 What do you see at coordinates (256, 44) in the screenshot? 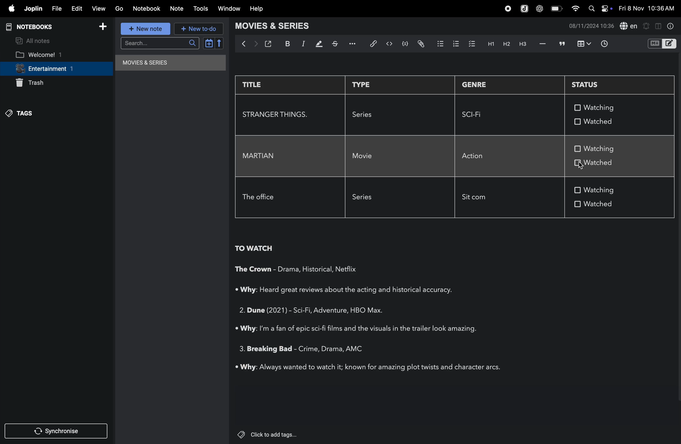
I see `forward` at bounding box center [256, 44].